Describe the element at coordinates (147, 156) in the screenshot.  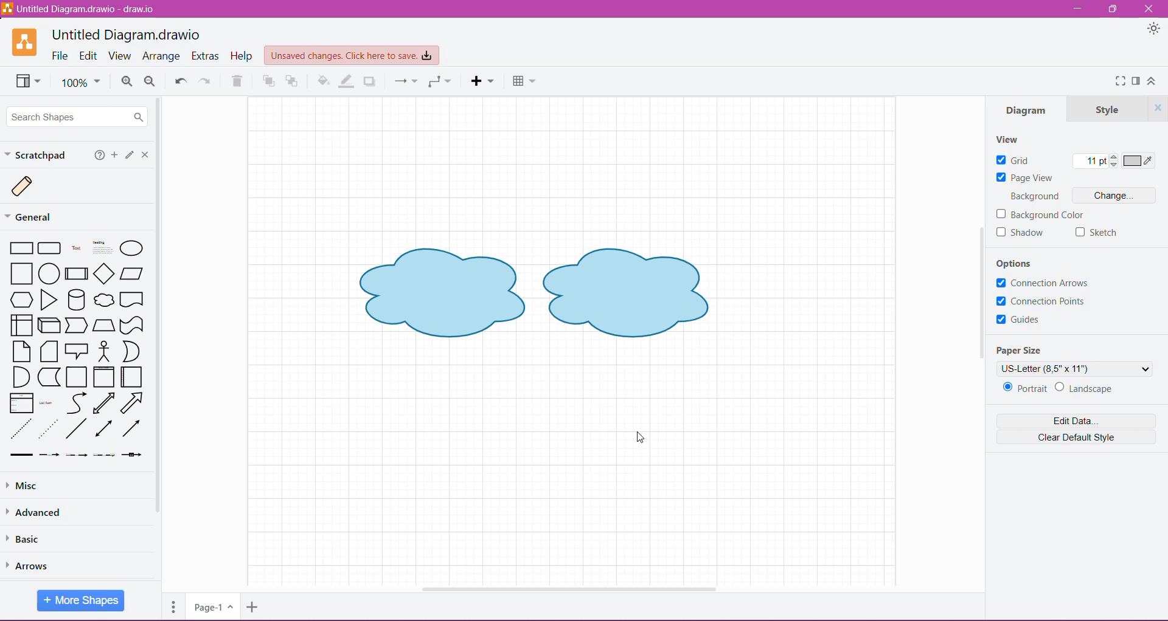
I see `Close` at that location.